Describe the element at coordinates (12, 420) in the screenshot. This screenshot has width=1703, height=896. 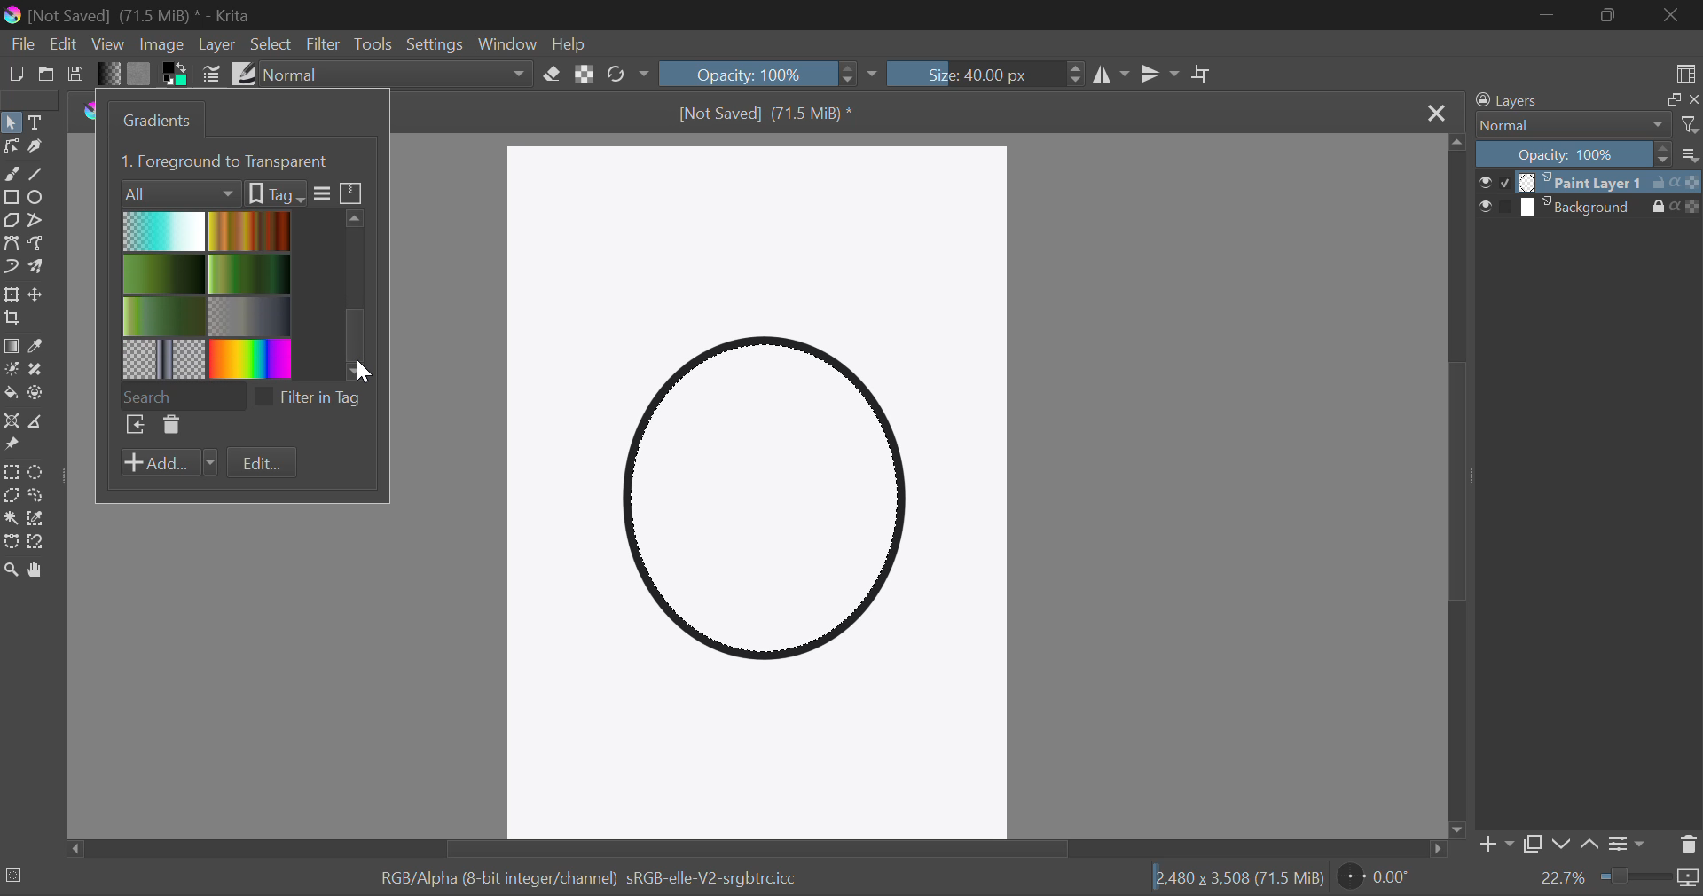
I see `Assistant Tool` at that location.